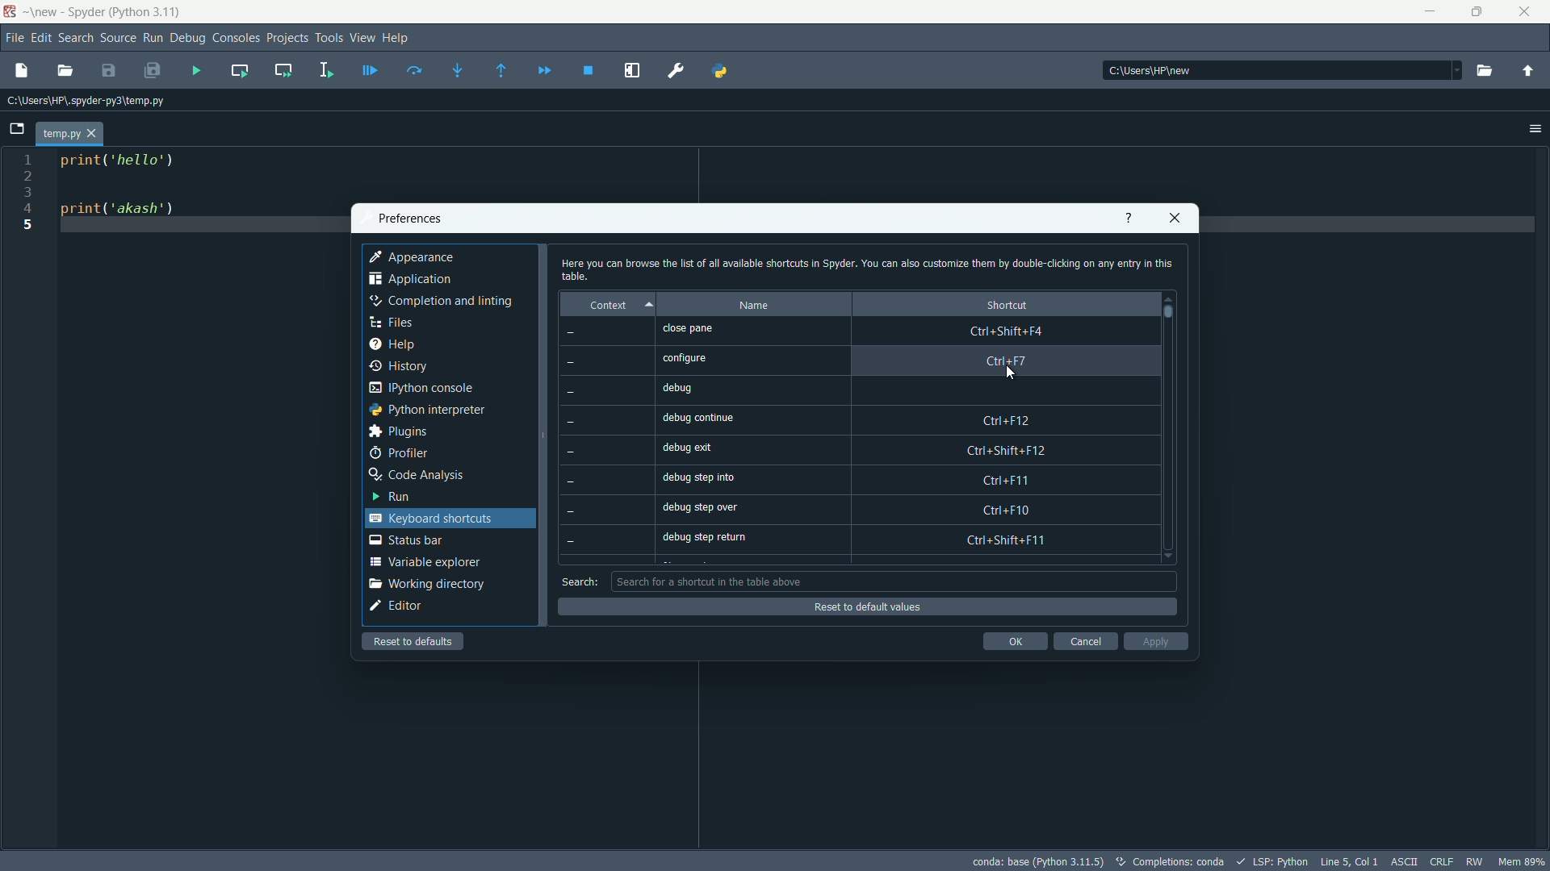  I want to click on shortcut, so click(1007, 304).